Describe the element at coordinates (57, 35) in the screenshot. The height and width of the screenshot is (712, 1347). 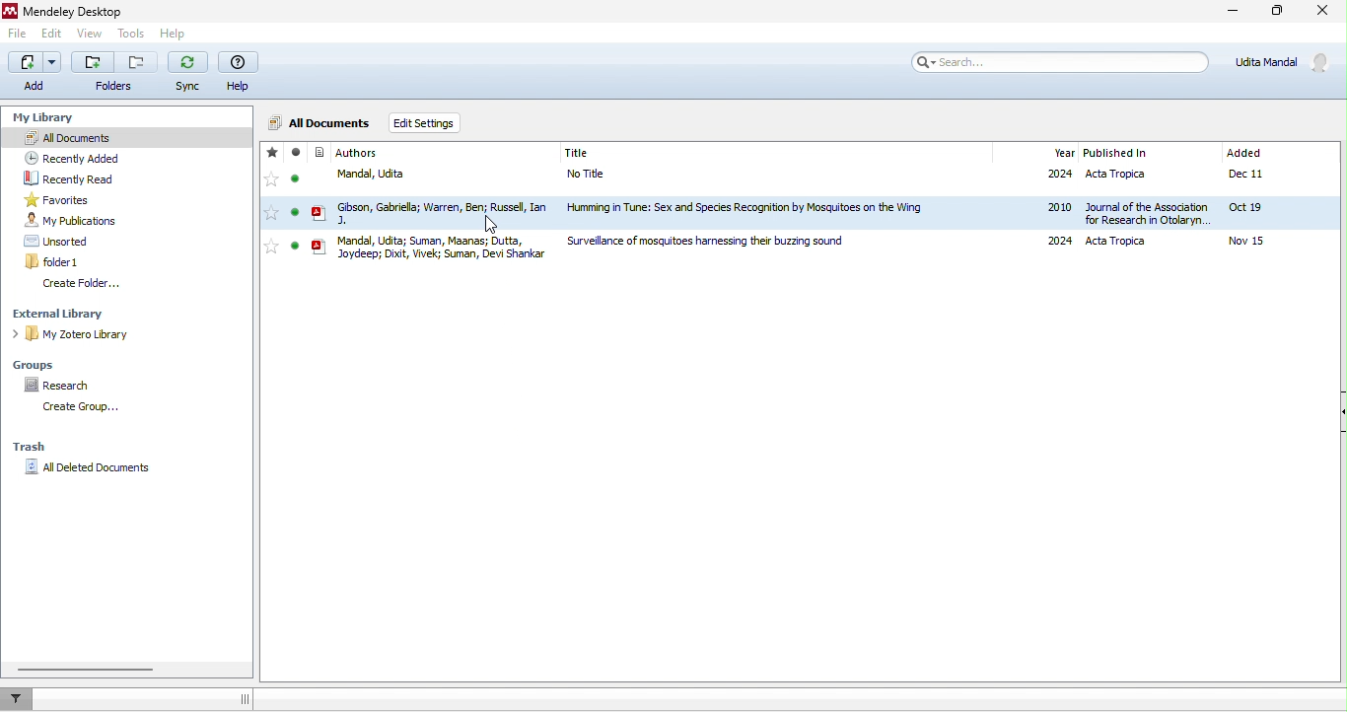
I see `edit` at that location.